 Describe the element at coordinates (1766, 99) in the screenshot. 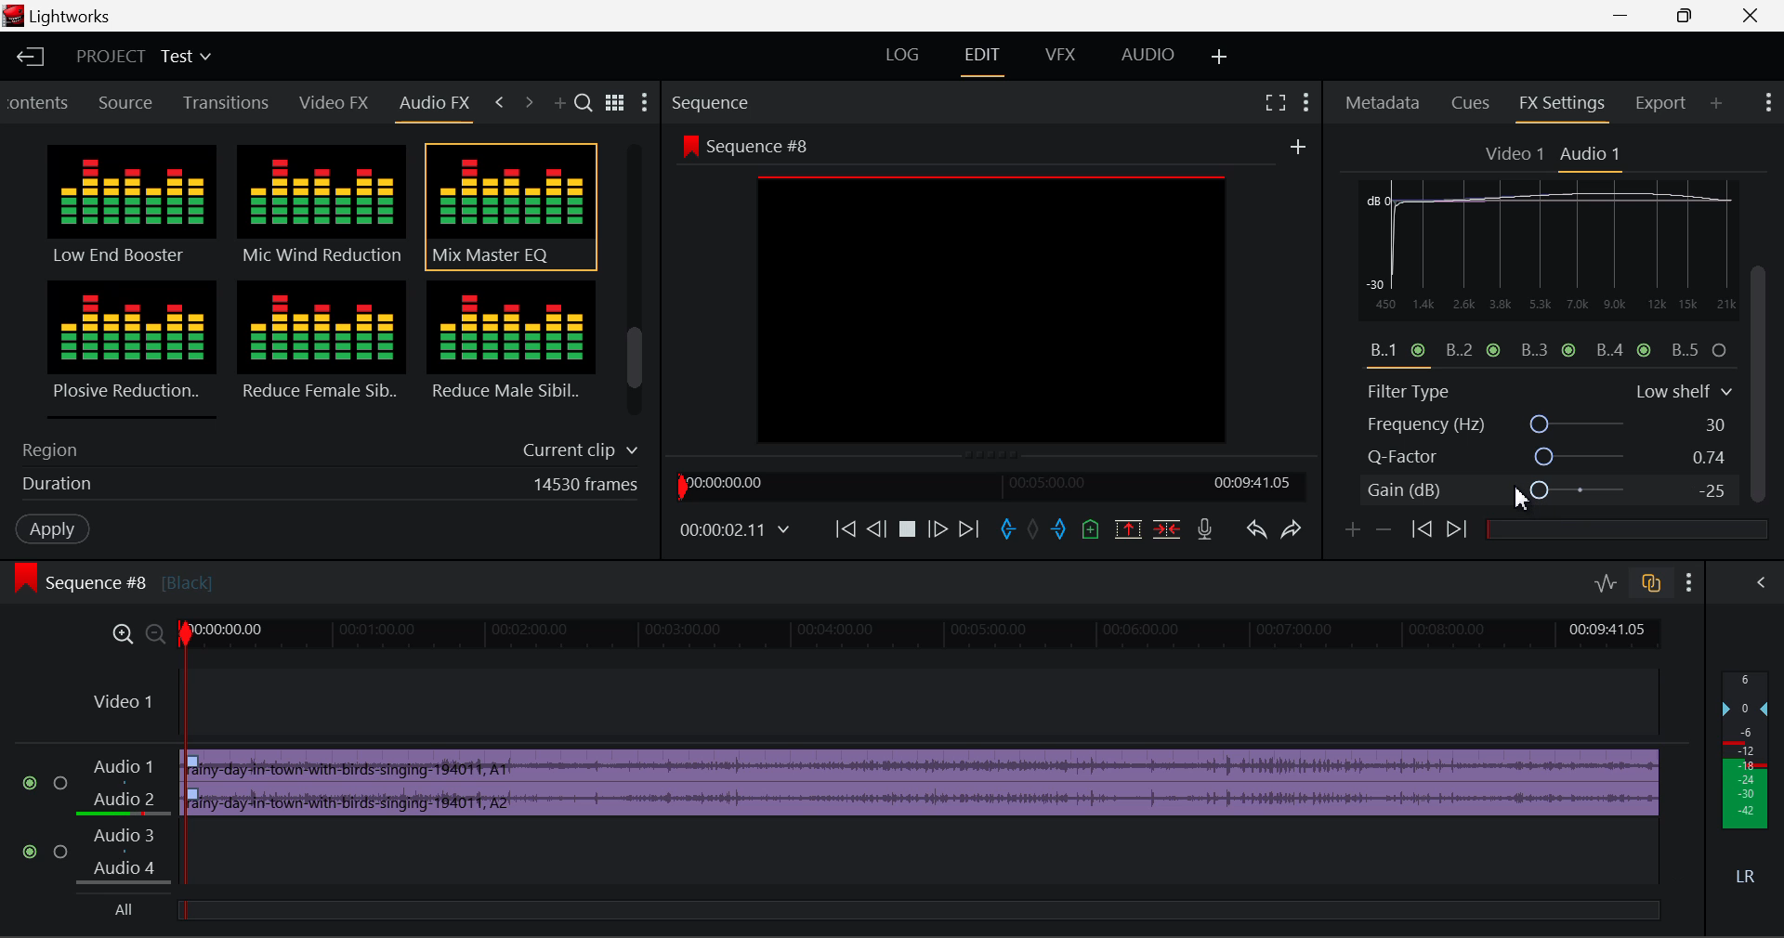

I see `Show Settings` at that location.